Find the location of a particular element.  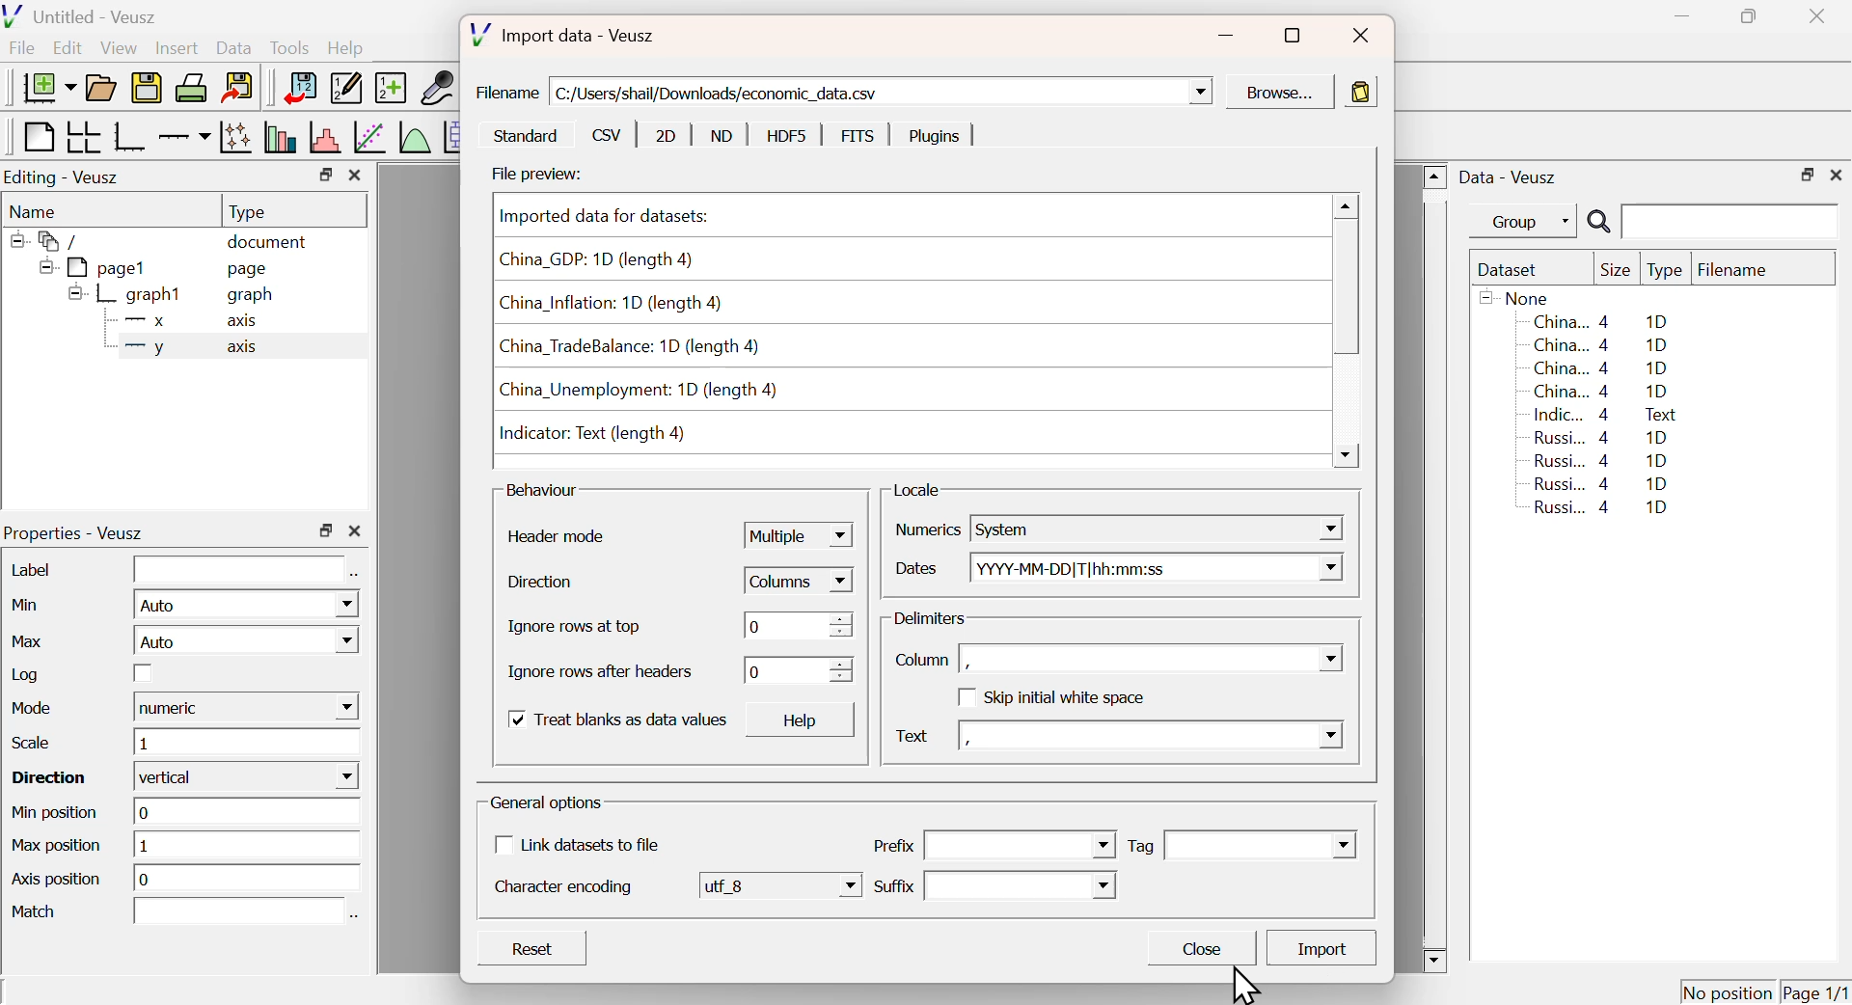

Select using dataset Browser is located at coordinates (354, 577).